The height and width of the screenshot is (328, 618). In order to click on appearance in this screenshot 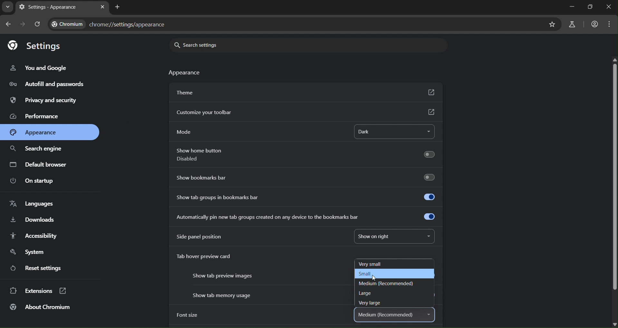, I will do `click(183, 73)`.